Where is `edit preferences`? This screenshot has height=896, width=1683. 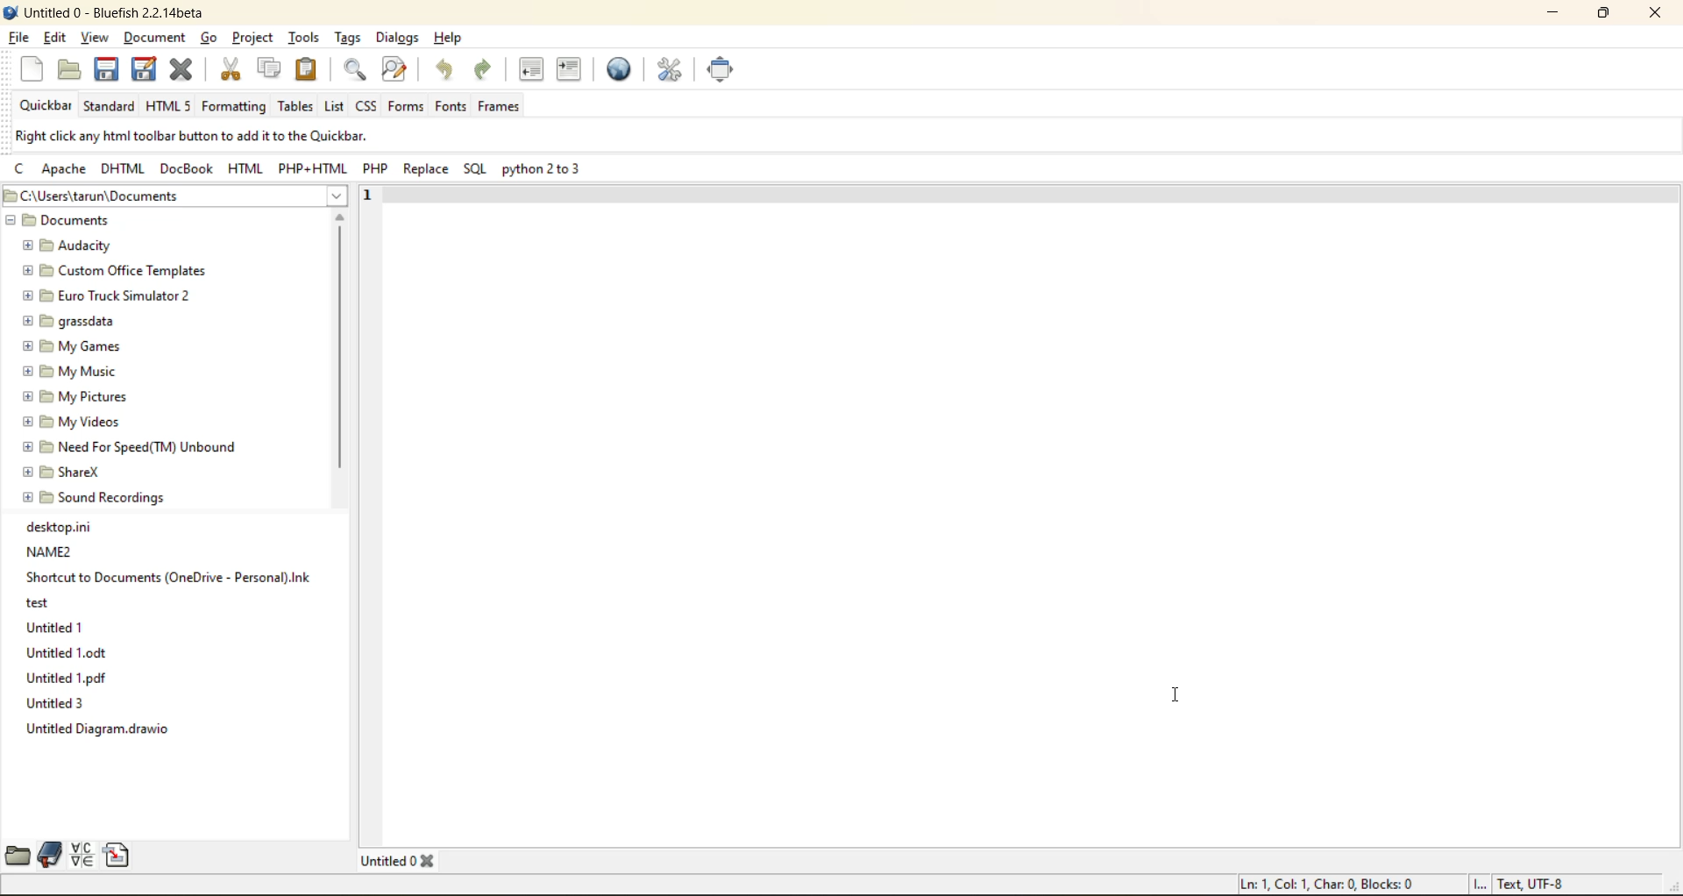 edit preferences is located at coordinates (671, 70).